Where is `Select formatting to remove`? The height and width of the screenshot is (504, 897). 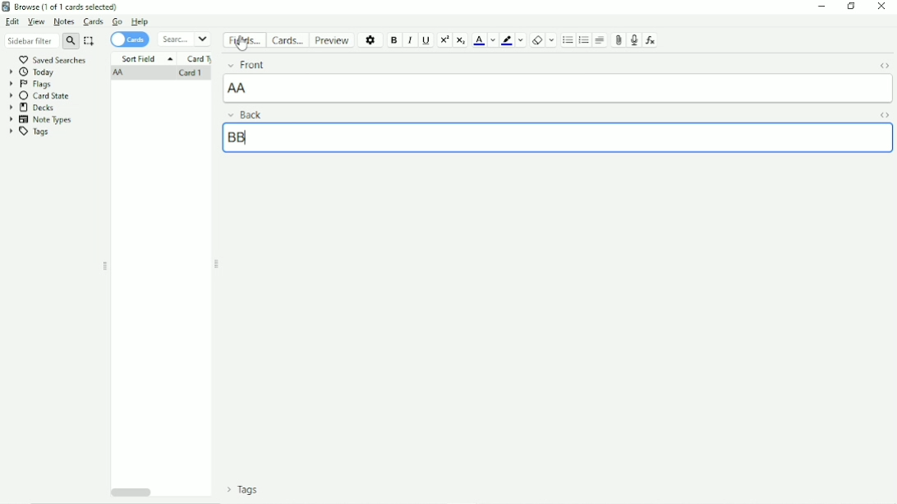 Select formatting to remove is located at coordinates (552, 39).